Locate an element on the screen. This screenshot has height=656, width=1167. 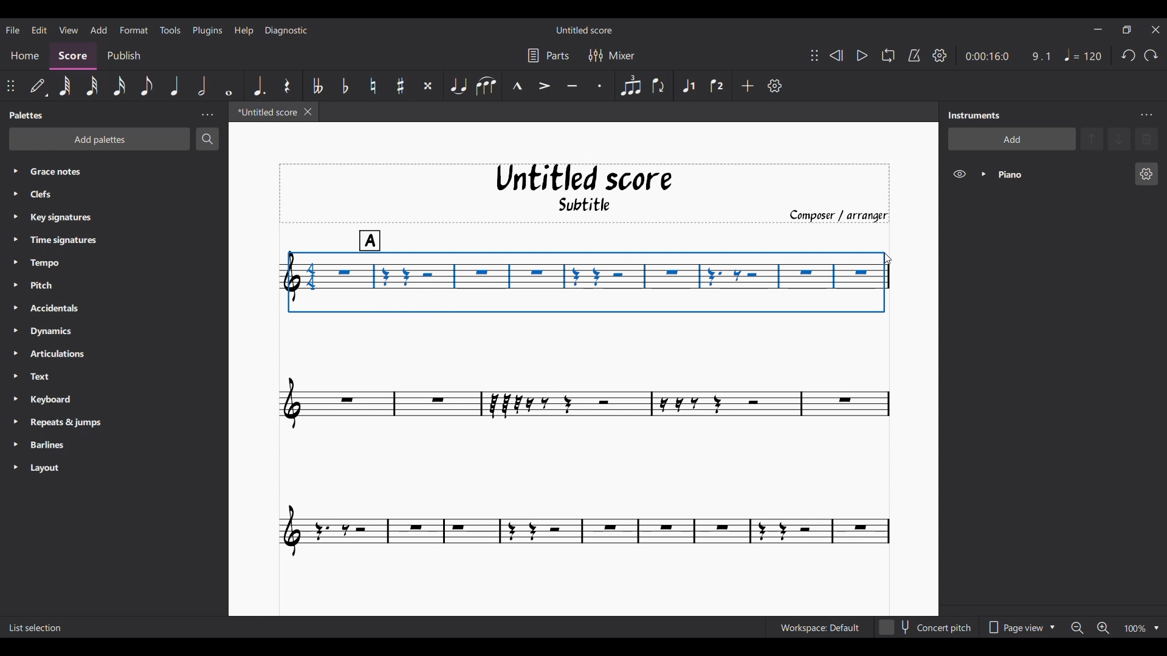
Close interface is located at coordinates (1155, 30).